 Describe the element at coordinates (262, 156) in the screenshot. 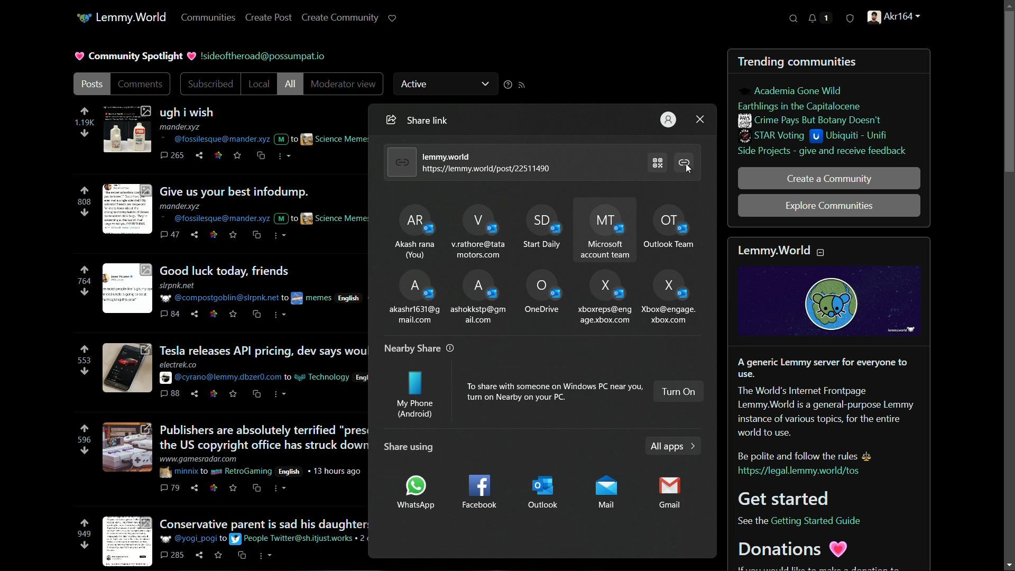

I see `cross psot` at that location.